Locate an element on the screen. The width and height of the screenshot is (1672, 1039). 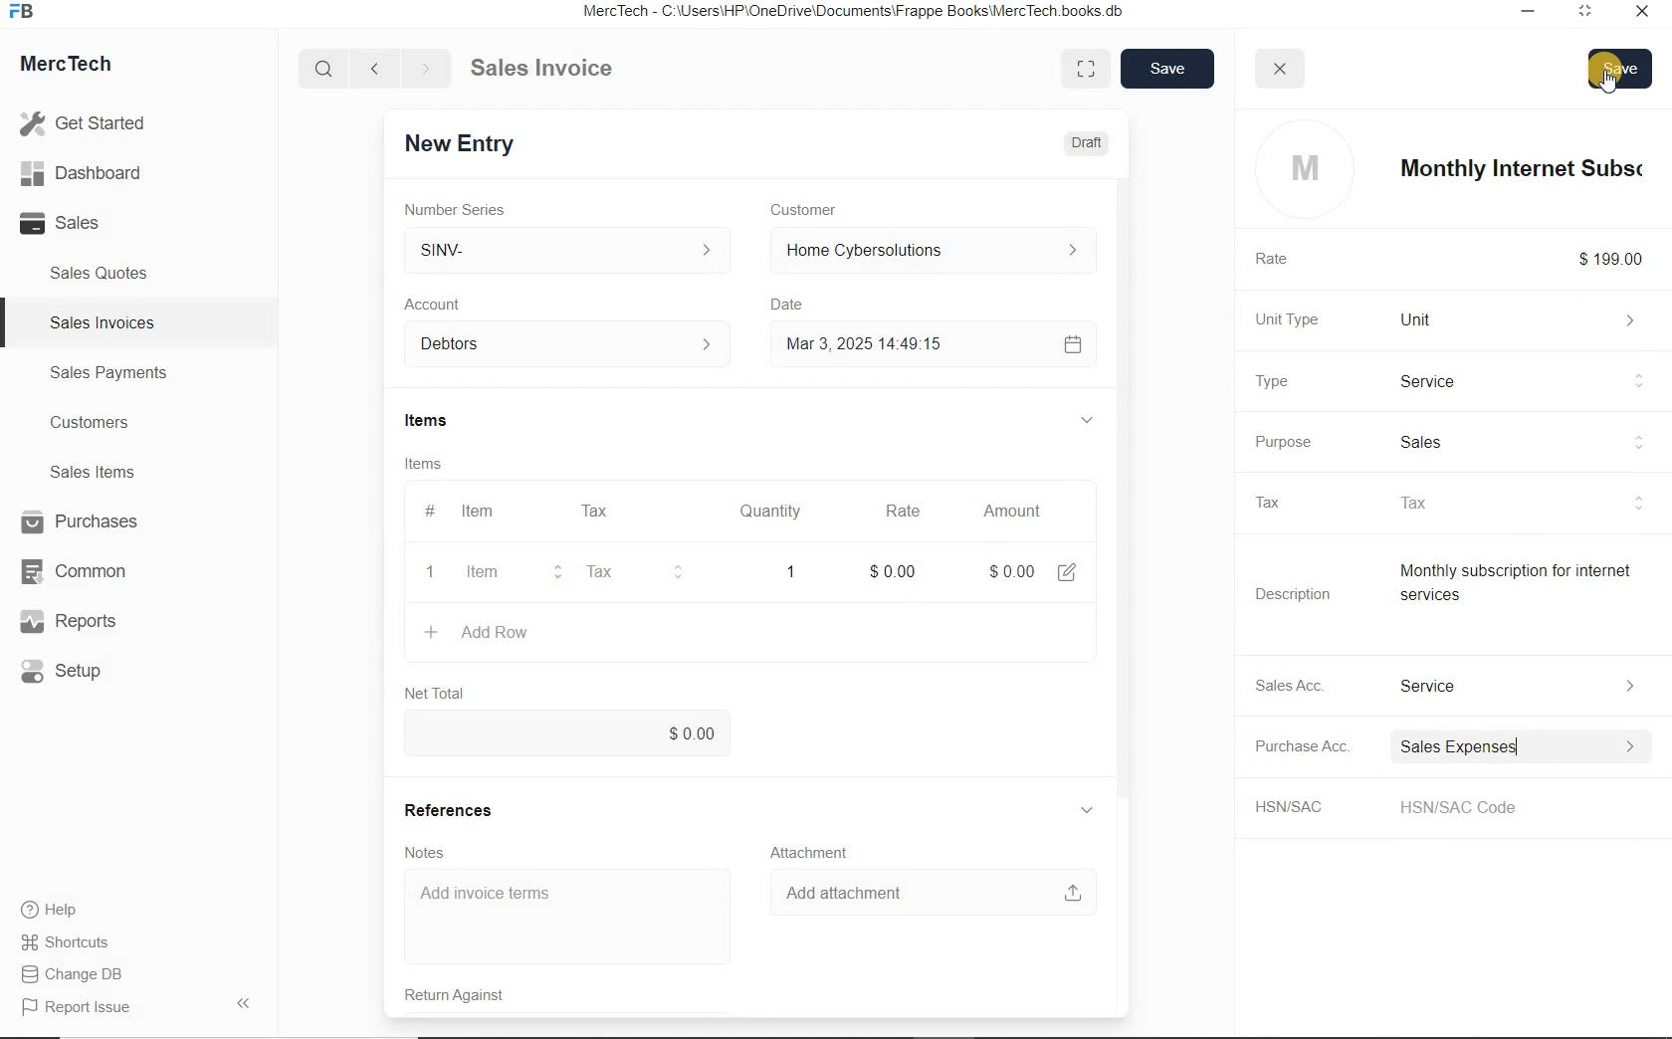
Sales Items is located at coordinates (105, 472).